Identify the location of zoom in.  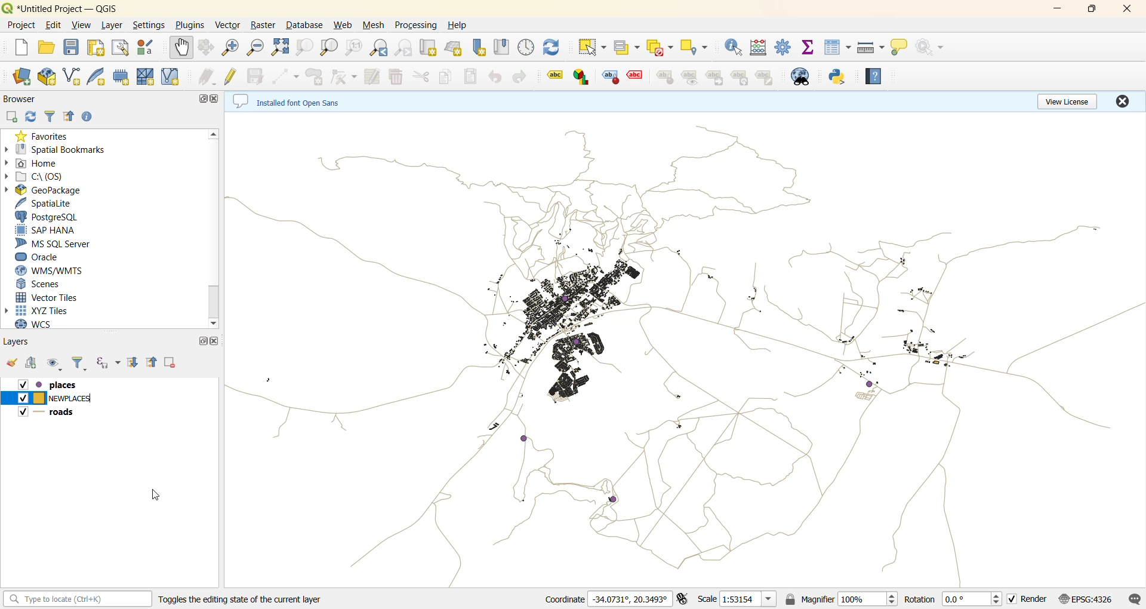
(233, 48).